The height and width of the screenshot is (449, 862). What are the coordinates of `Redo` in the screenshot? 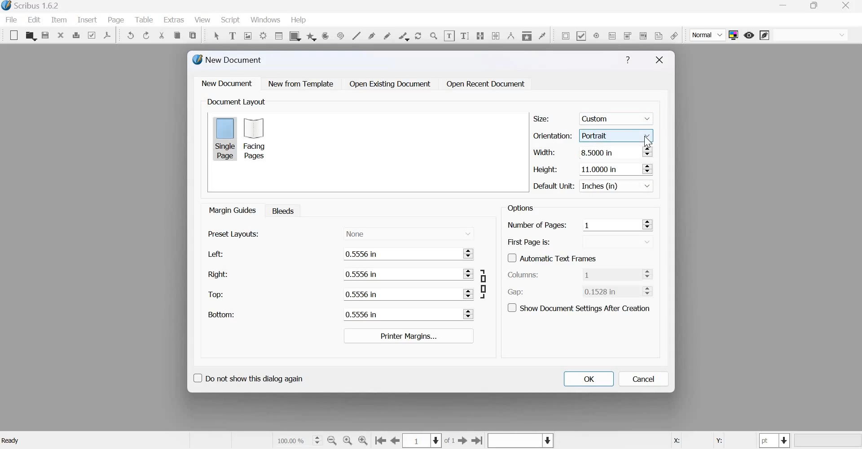 It's located at (147, 35).